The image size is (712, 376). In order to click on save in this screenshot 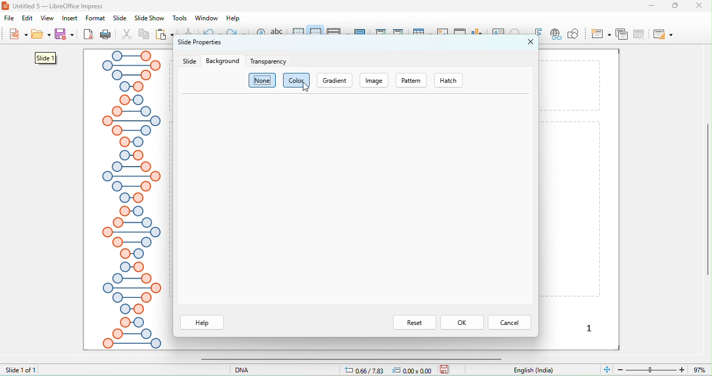, I will do `click(66, 34)`.